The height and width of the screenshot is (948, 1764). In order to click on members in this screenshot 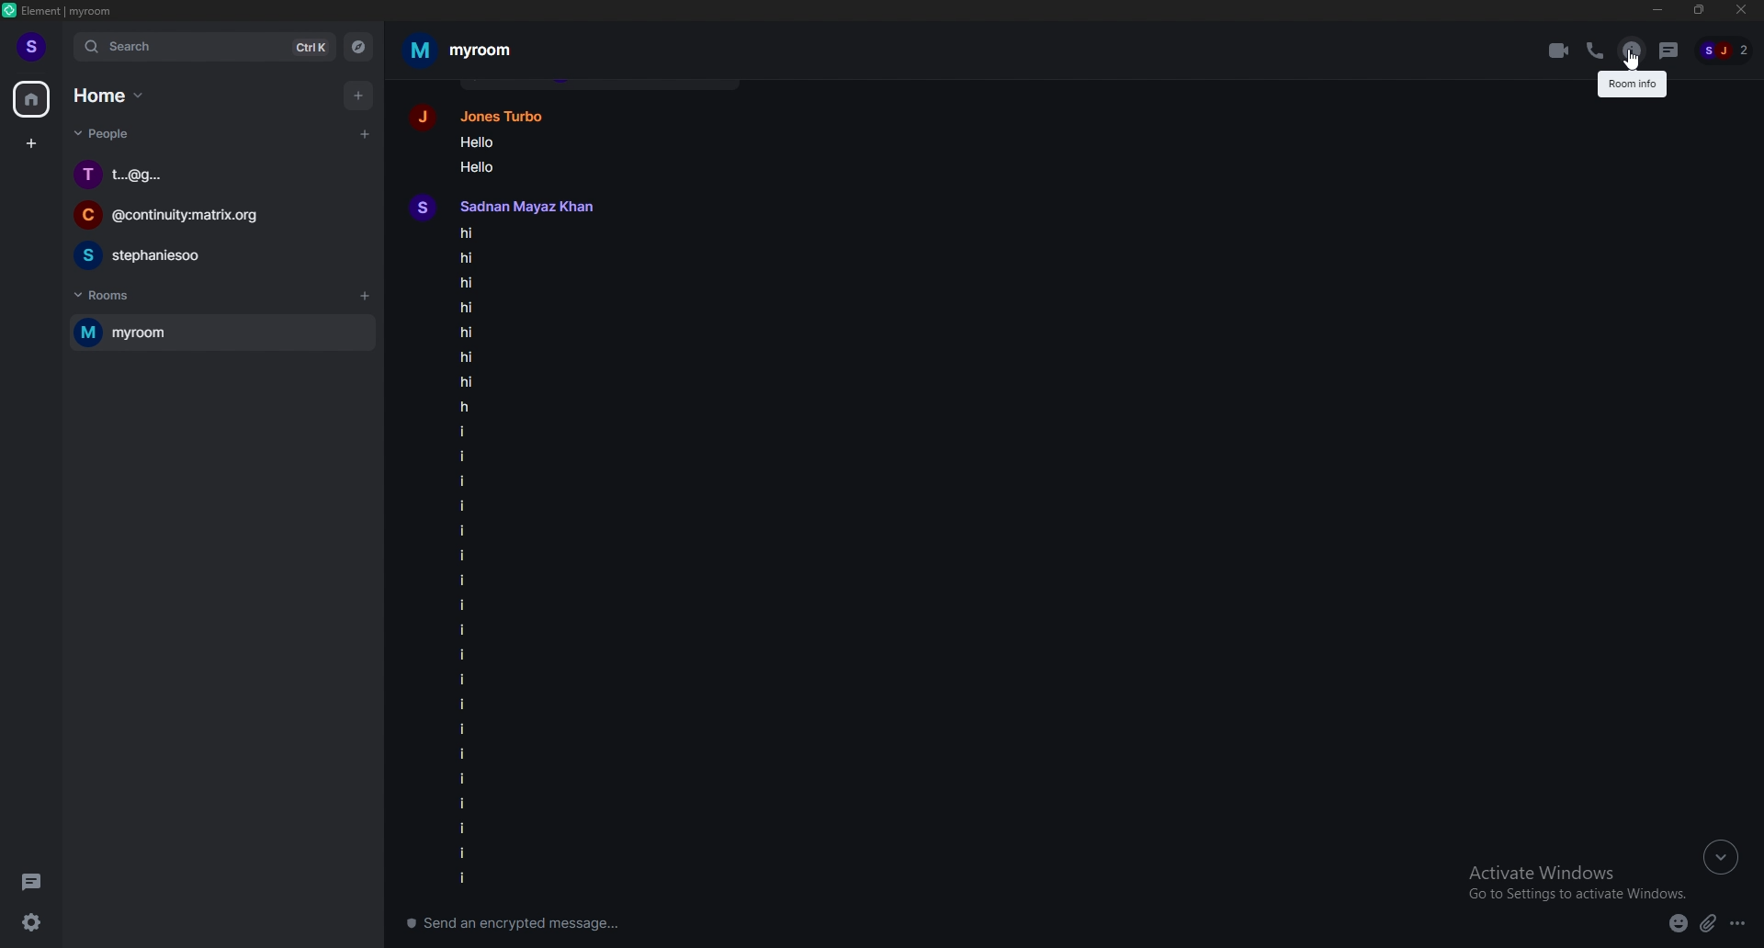, I will do `click(1724, 50)`.